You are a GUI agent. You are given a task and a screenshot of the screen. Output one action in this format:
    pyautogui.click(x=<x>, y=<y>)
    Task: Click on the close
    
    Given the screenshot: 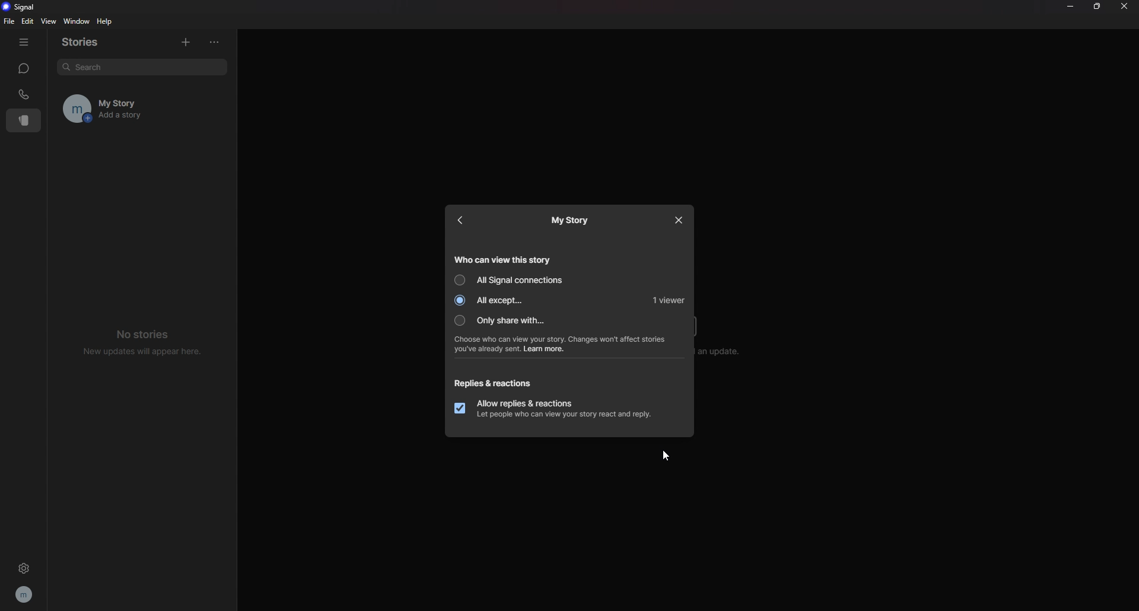 What is the action you would take?
    pyautogui.click(x=1124, y=5)
    